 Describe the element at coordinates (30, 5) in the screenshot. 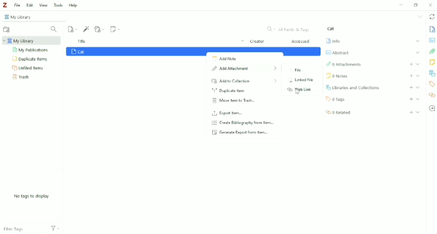

I see `Edit` at that location.